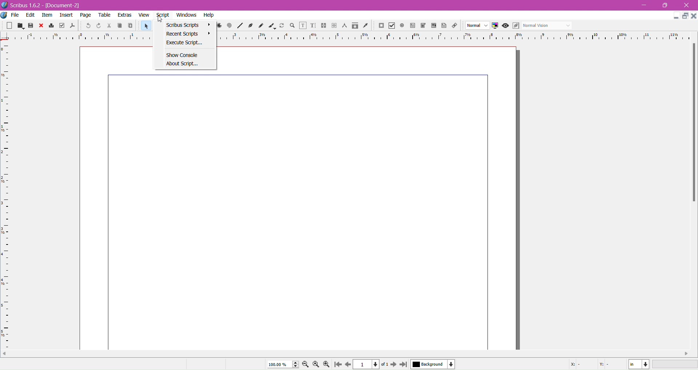 The height and width of the screenshot is (370, 698). What do you see at coordinates (370, 365) in the screenshot?
I see `Select the current page` at bounding box center [370, 365].